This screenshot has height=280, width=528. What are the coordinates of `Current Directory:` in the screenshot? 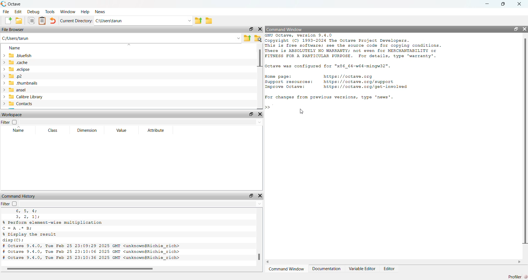 It's located at (77, 21).